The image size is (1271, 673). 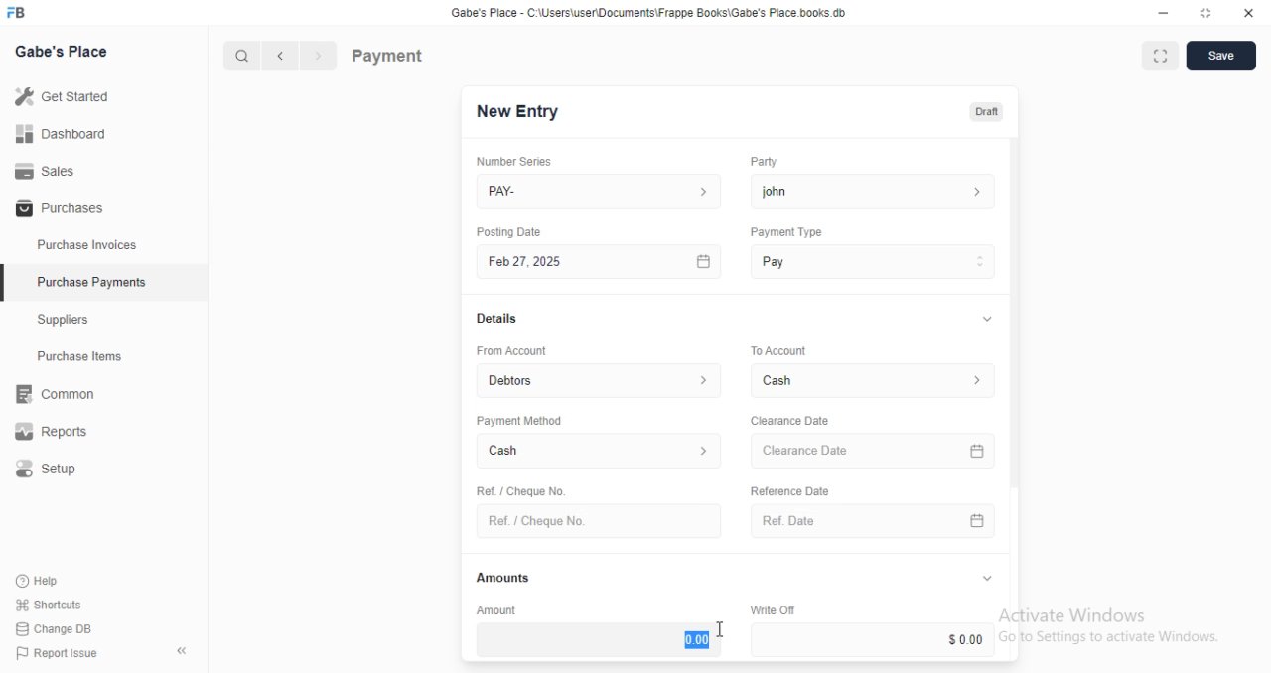 I want to click on Debtors, so click(x=601, y=379).